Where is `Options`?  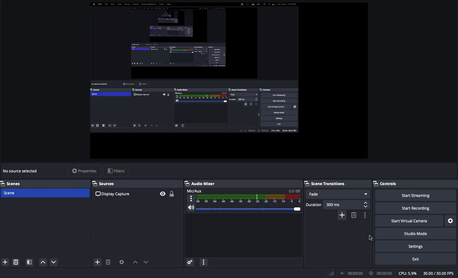 Options is located at coordinates (204, 261).